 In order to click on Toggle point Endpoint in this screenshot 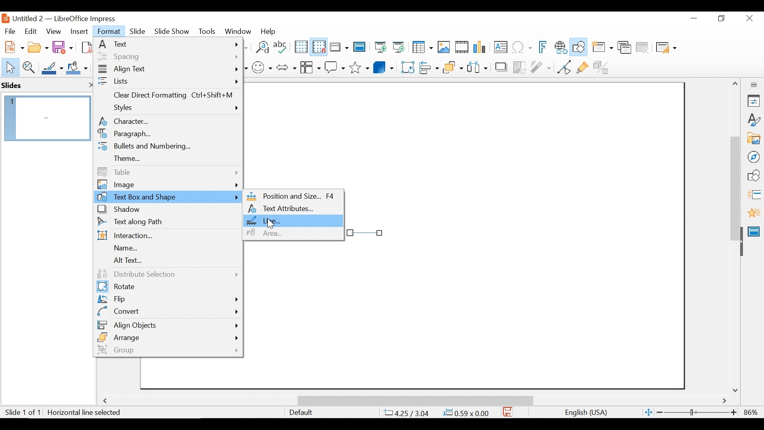, I will do `click(563, 67)`.